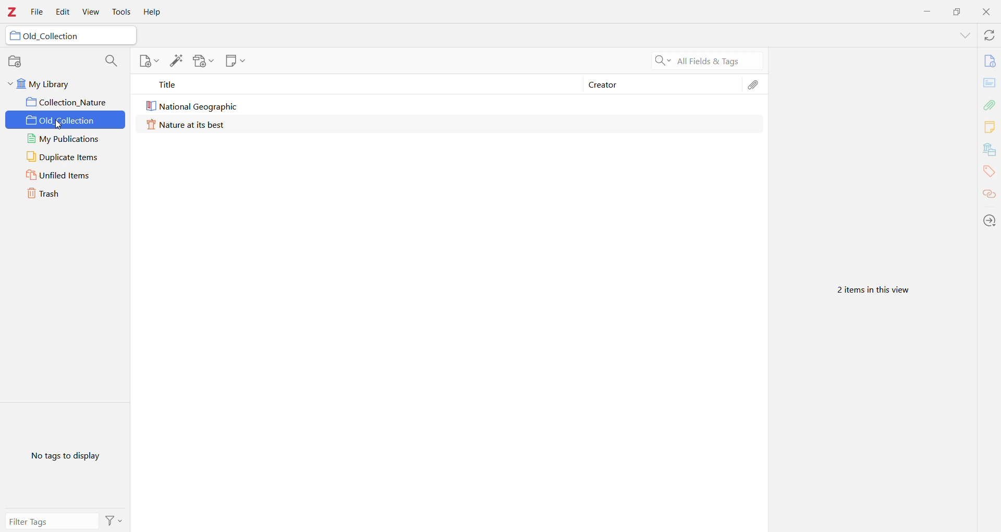  Describe the element at coordinates (990, 36) in the screenshot. I see `Sync with zotero.org` at that location.